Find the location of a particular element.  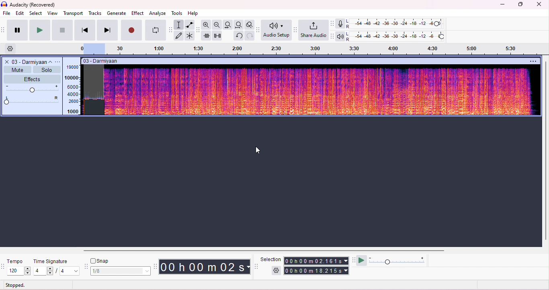

track title is located at coordinates (125, 61).